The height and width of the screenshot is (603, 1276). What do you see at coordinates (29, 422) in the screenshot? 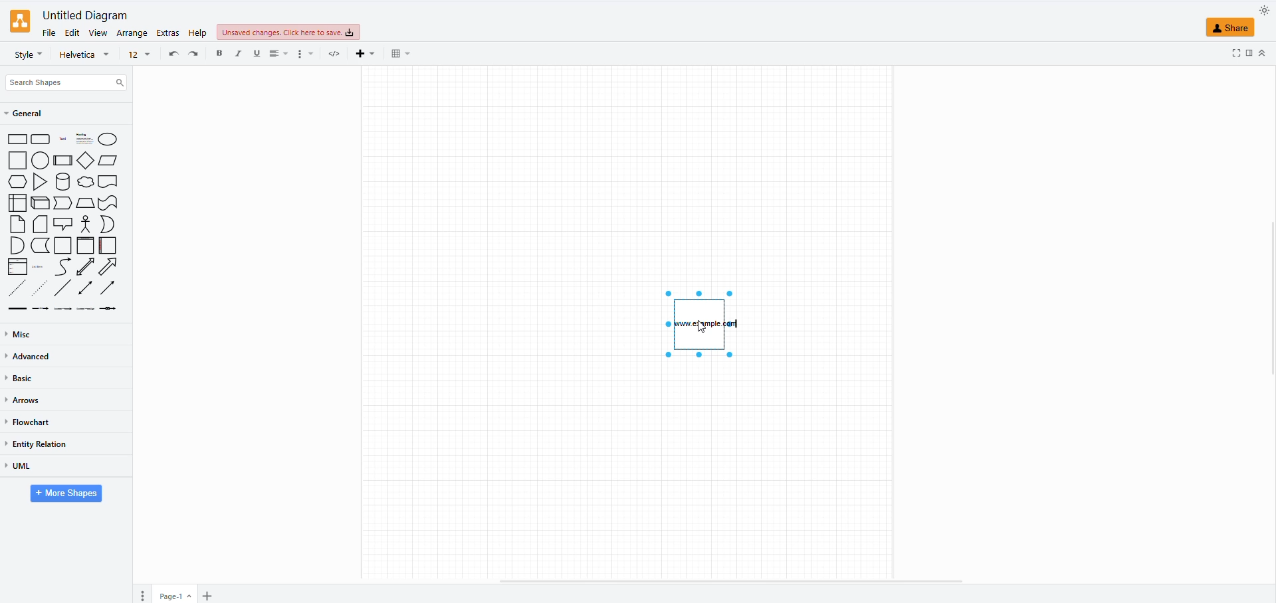
I see `flowchart` at bounding box center [29, 422].